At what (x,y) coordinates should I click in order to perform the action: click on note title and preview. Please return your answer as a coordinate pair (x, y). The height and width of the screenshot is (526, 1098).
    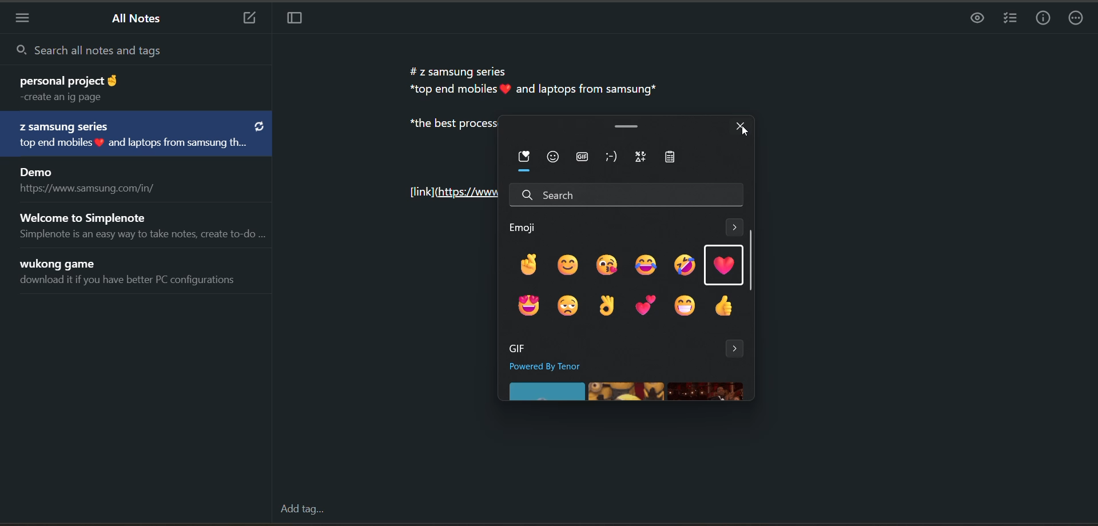
    Looking at the image, I should click on (140, 136).